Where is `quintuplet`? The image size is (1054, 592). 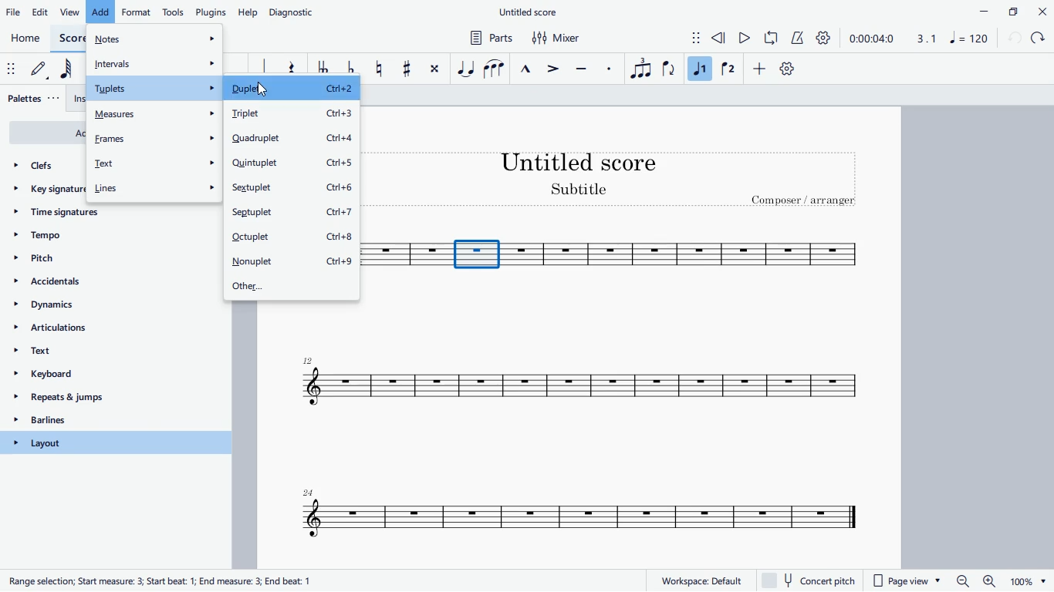
quintuplet is located at coordinates (291, 164).